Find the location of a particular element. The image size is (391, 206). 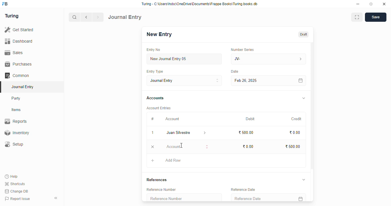

remove is located at coordinates (153, 147).